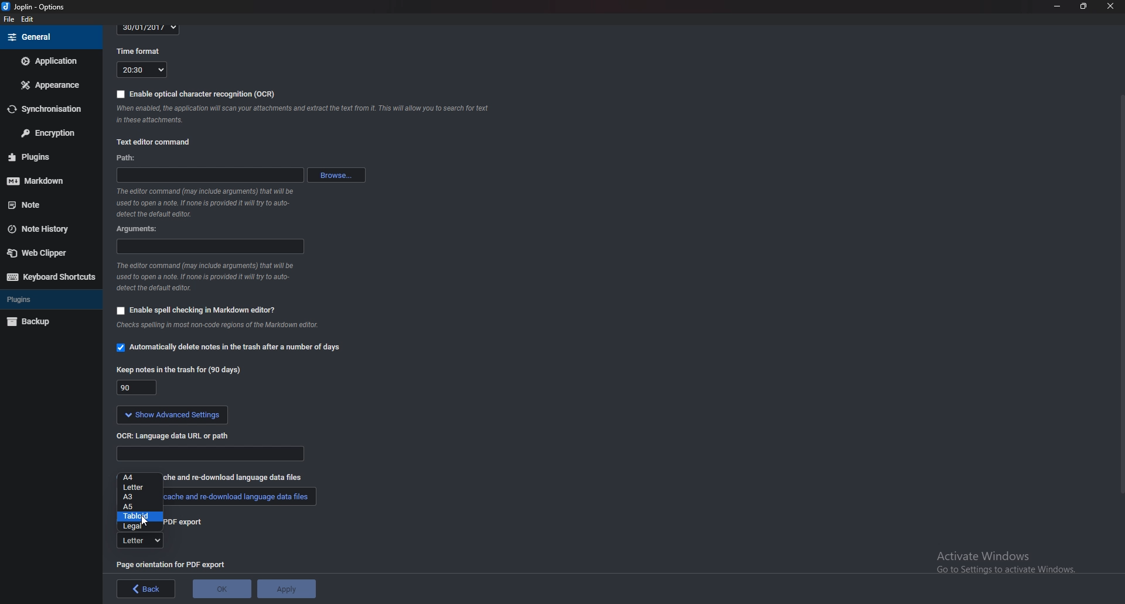 Image resolution: width=1125 pixels, height=604 pixels. Describe the element at coordinates (49, 132) in the screenshot. I see `Encryption` at that location.